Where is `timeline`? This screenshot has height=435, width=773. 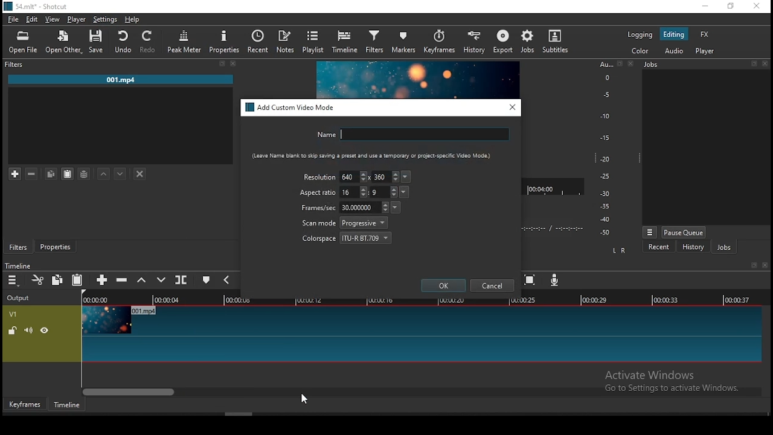
timeline is located at coordinates (18, 266).